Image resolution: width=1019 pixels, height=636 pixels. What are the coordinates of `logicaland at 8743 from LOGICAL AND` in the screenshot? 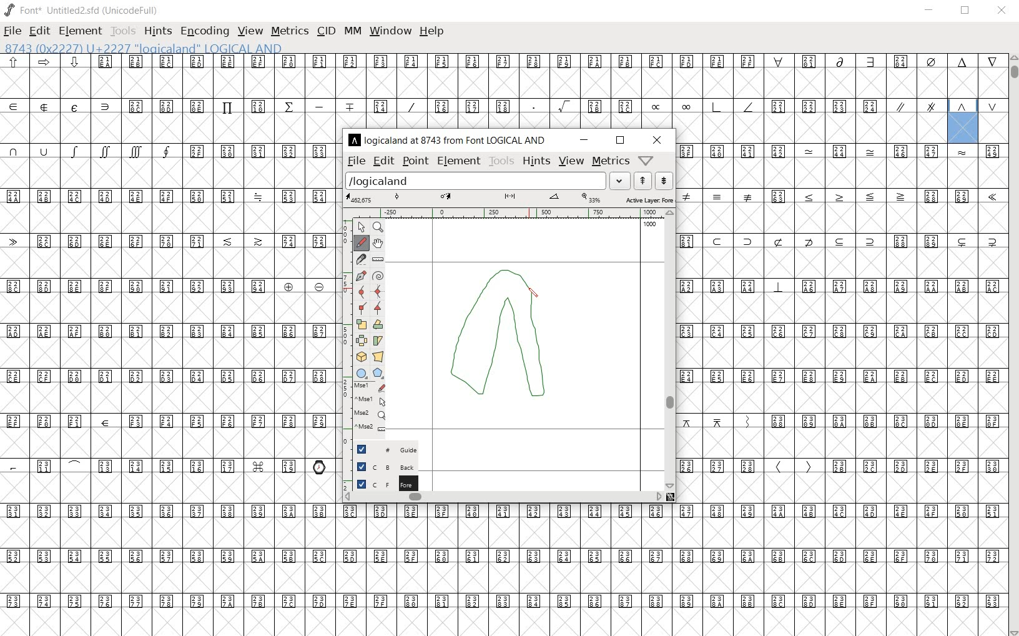 It's located at (450, 139).